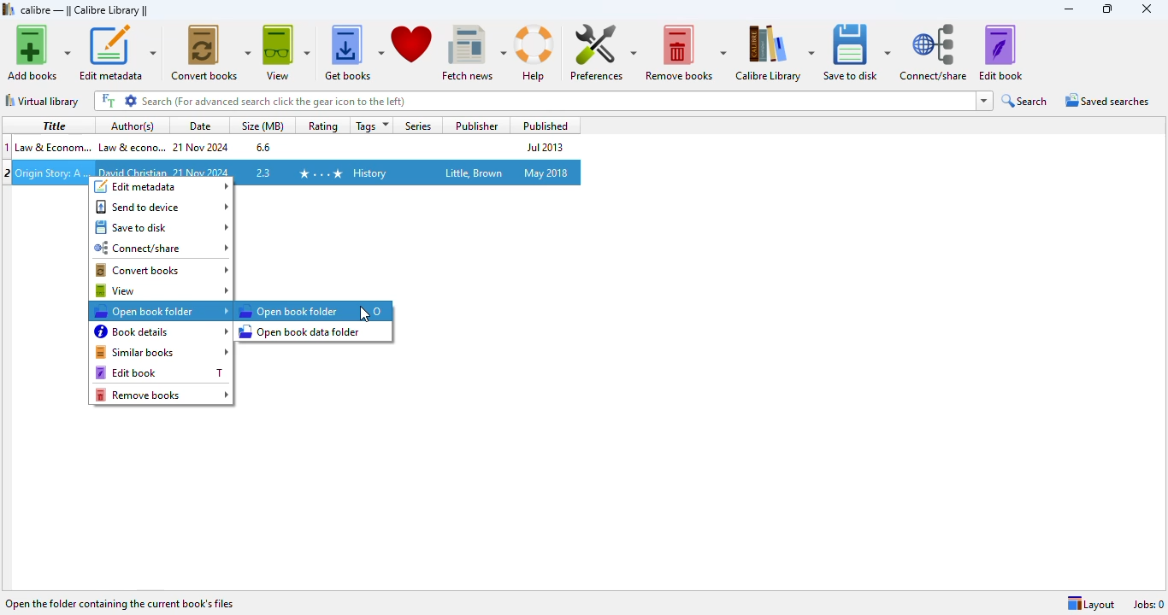 This screenshot has width=1168, height=615. Describe the element at coordinates (477, 126) in the screenshot. I see `publisher` at that location.